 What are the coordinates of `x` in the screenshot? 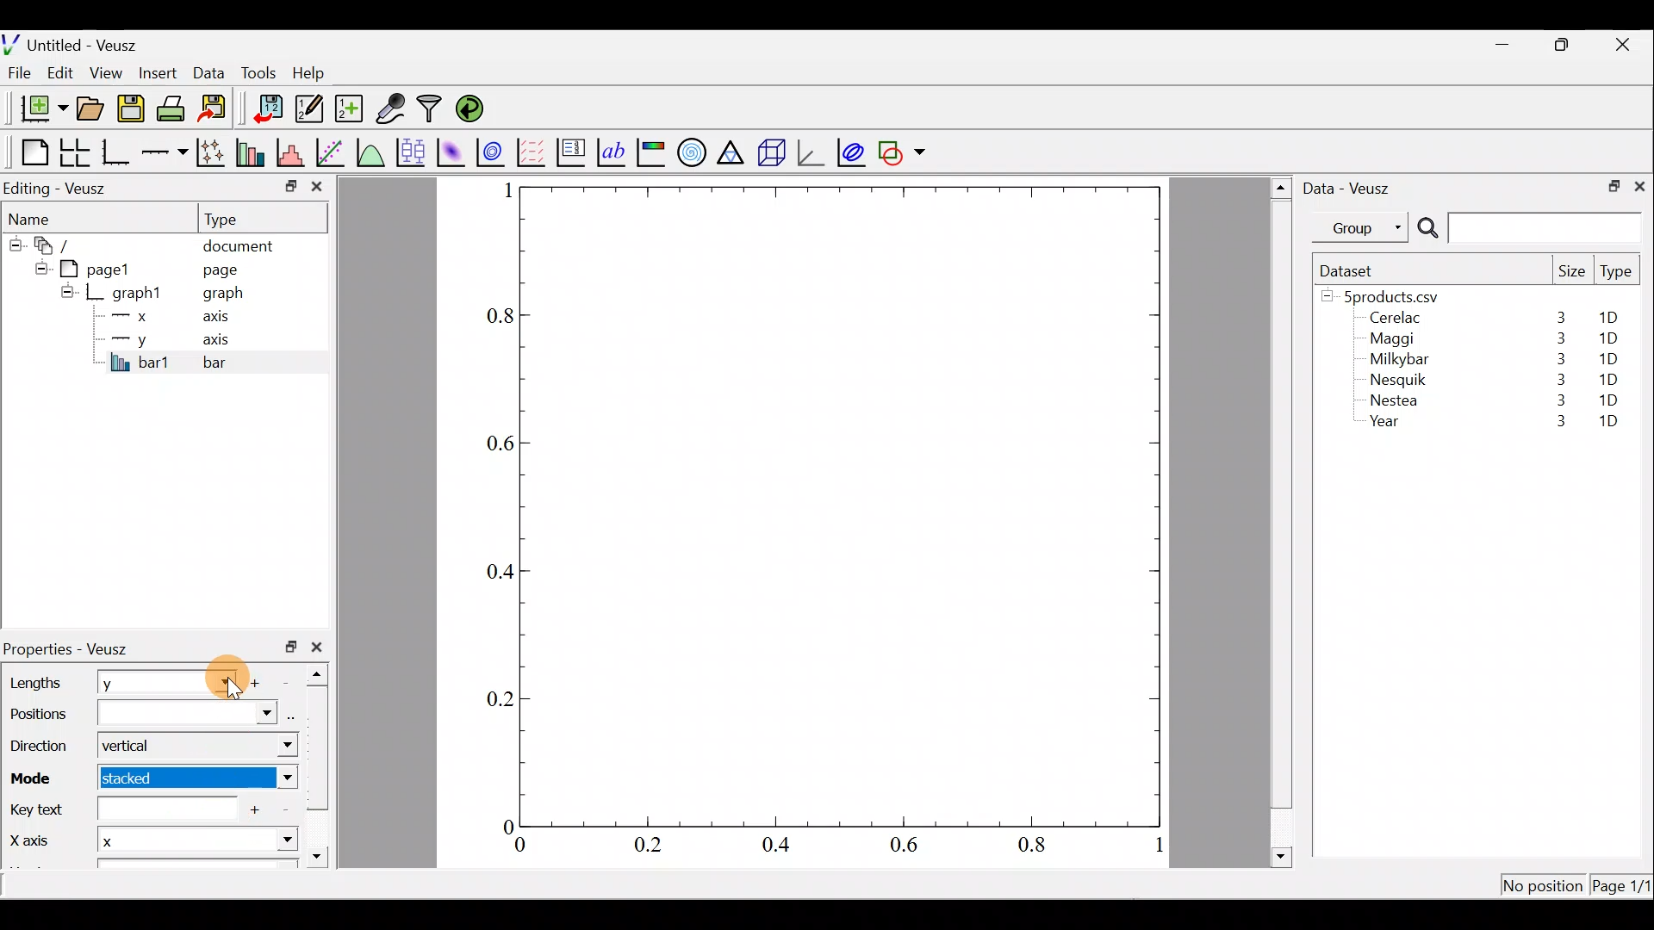 It's located at (143, 842).